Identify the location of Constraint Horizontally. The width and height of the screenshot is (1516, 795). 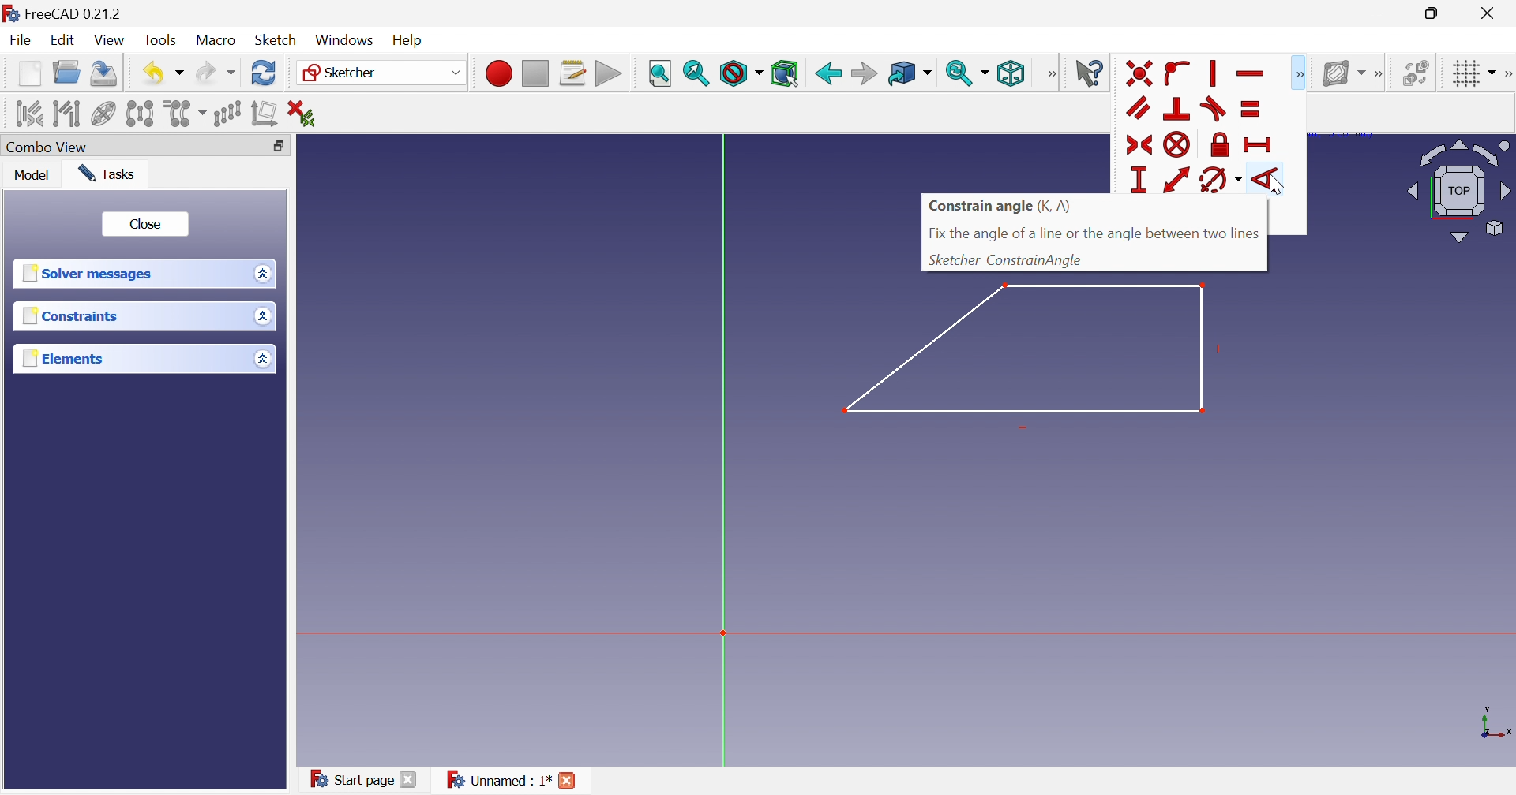
(1251, 73).